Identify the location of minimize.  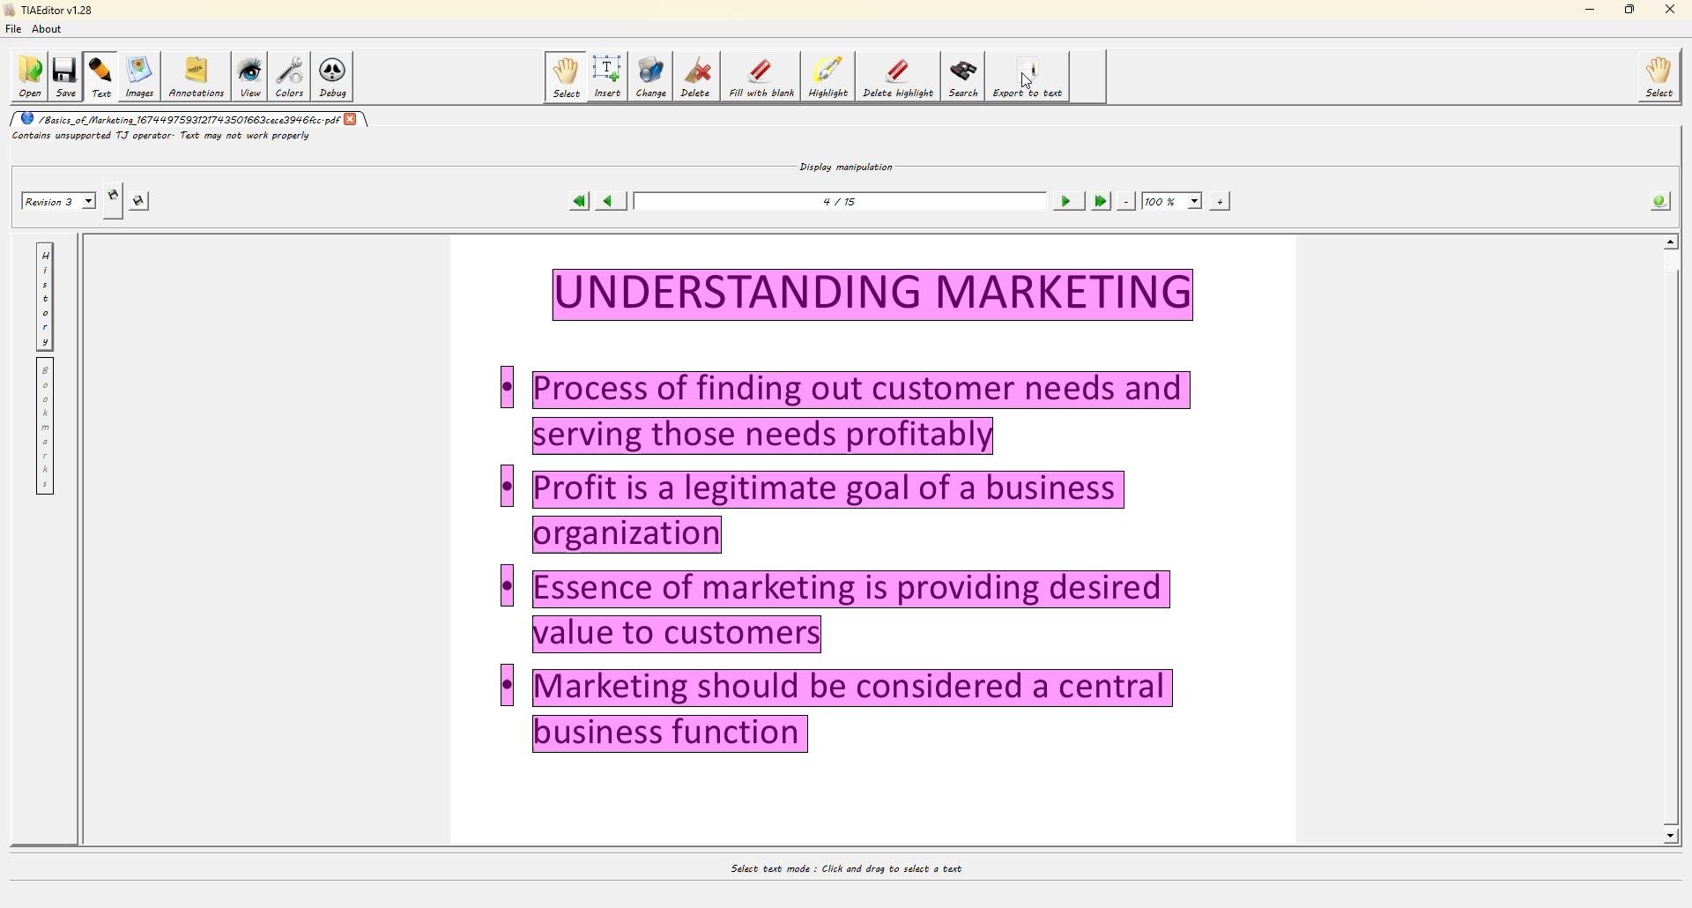
(1584, 10).